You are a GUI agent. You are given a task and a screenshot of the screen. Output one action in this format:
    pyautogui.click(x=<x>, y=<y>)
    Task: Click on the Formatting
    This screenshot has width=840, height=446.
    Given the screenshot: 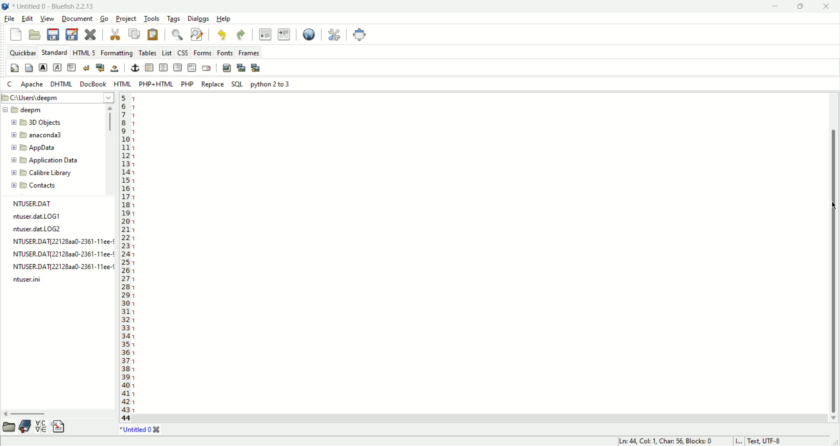 What is the action you would take?
    pyautogui.click(x=116, y=52)
    